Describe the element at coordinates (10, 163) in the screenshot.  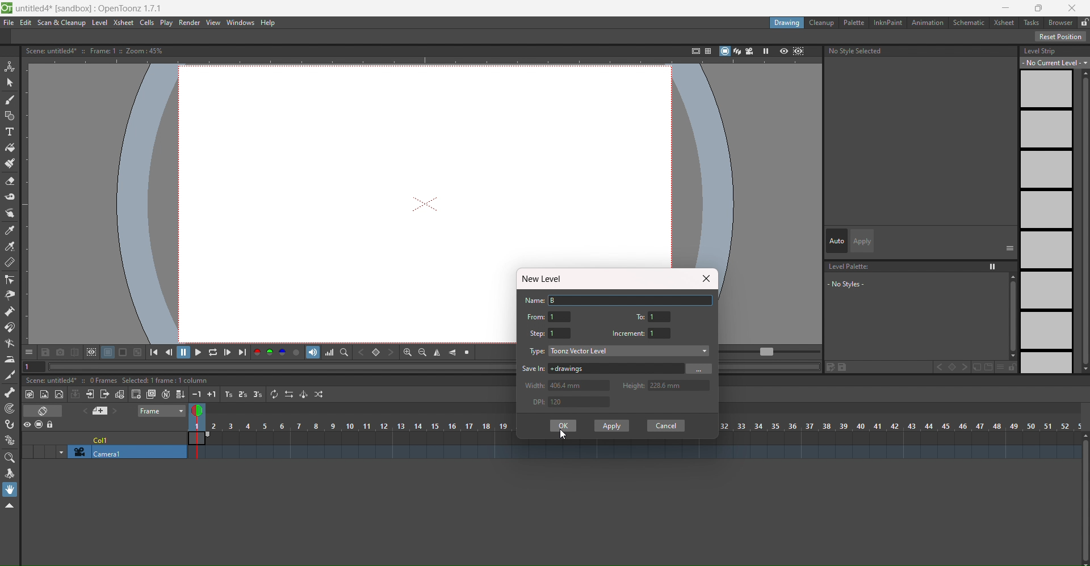
I see `paint brush tool` at that location.